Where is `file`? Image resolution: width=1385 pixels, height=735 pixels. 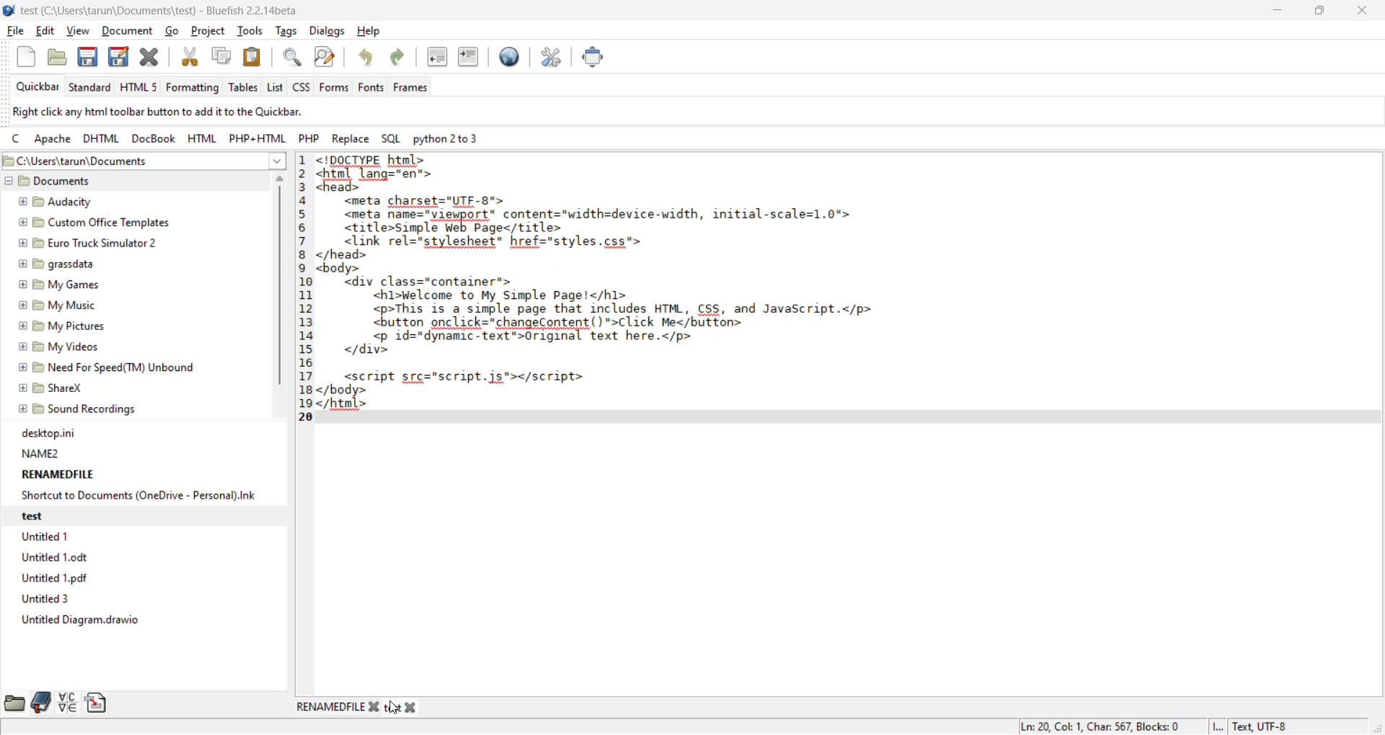 file is located at coordinates (14, 31).